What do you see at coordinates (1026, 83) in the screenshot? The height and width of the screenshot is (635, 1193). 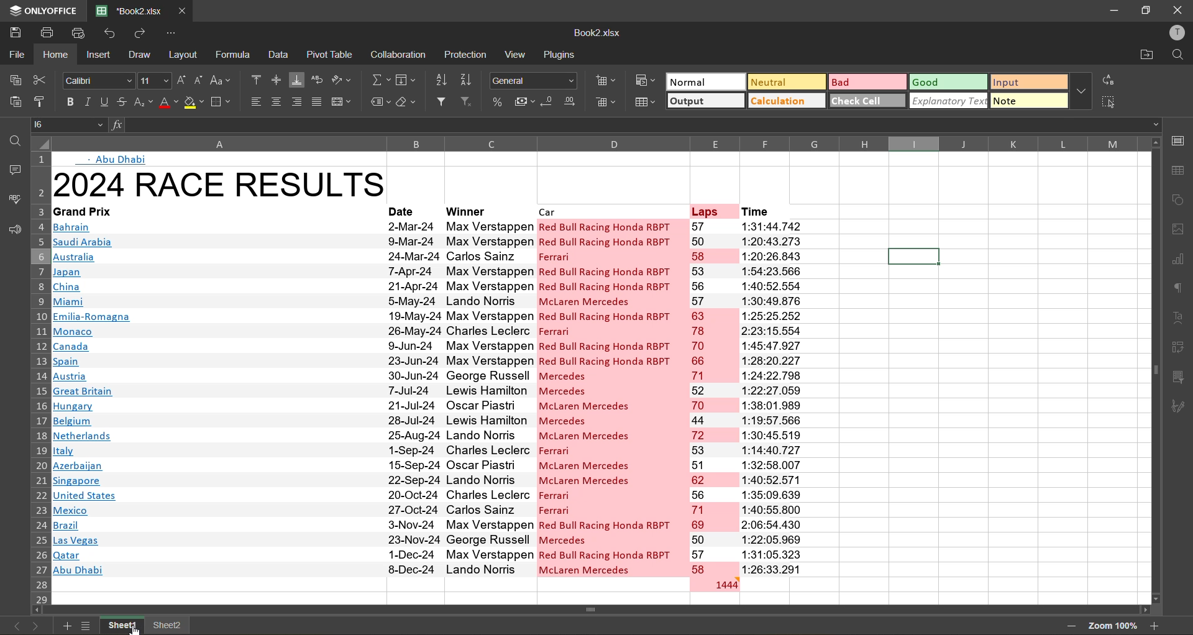 I see `input` at bounding box center [1026, 83].